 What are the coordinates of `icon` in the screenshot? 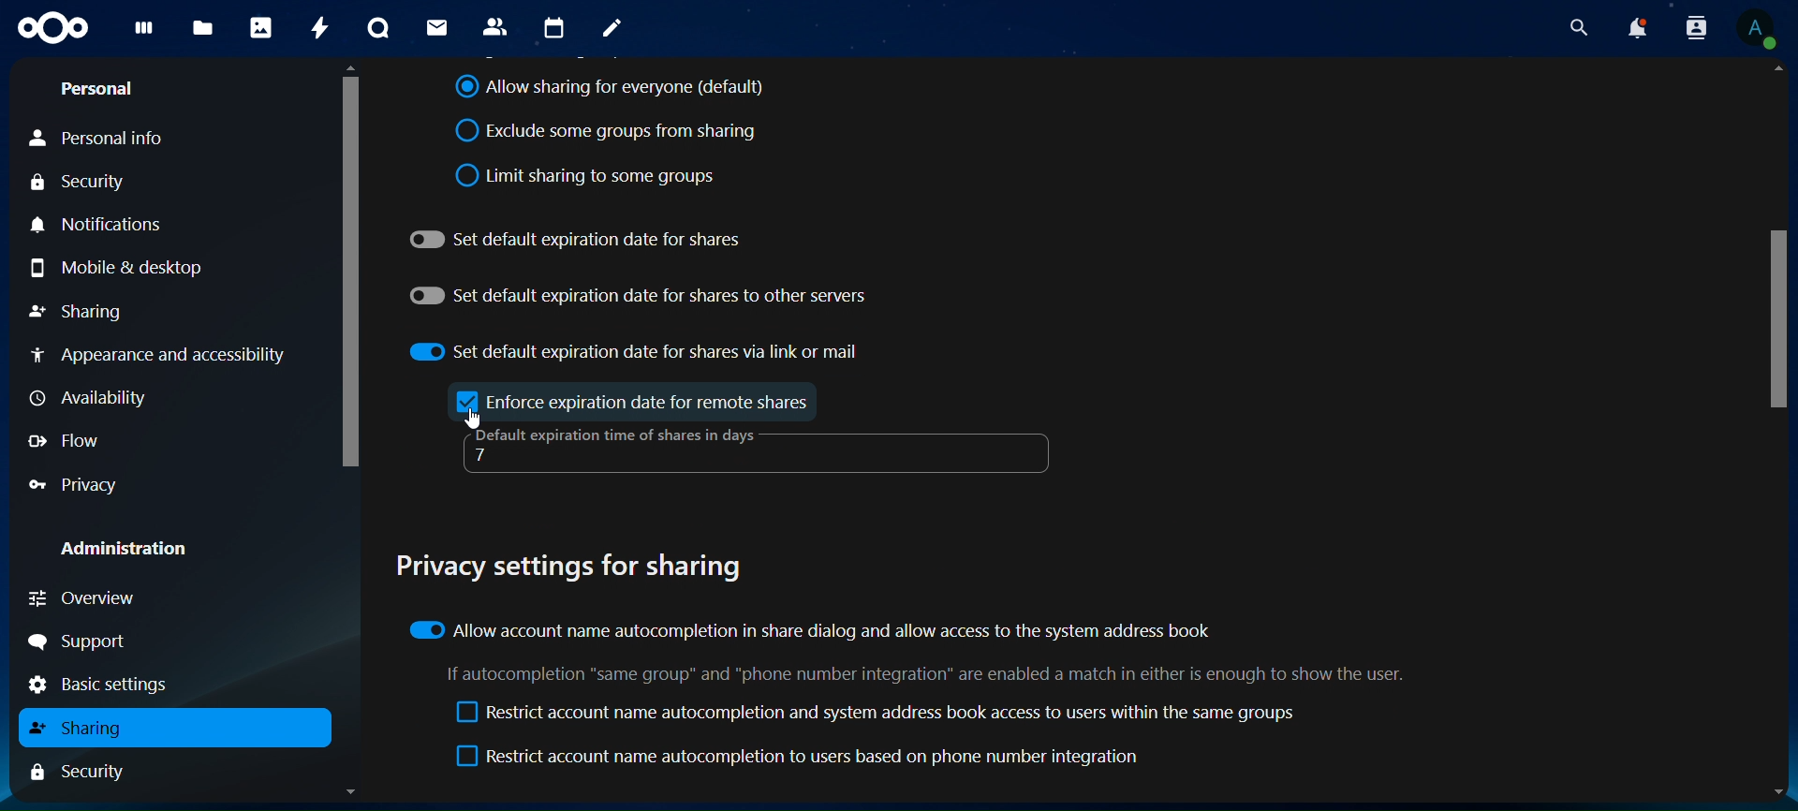 It's located at (471, 402).